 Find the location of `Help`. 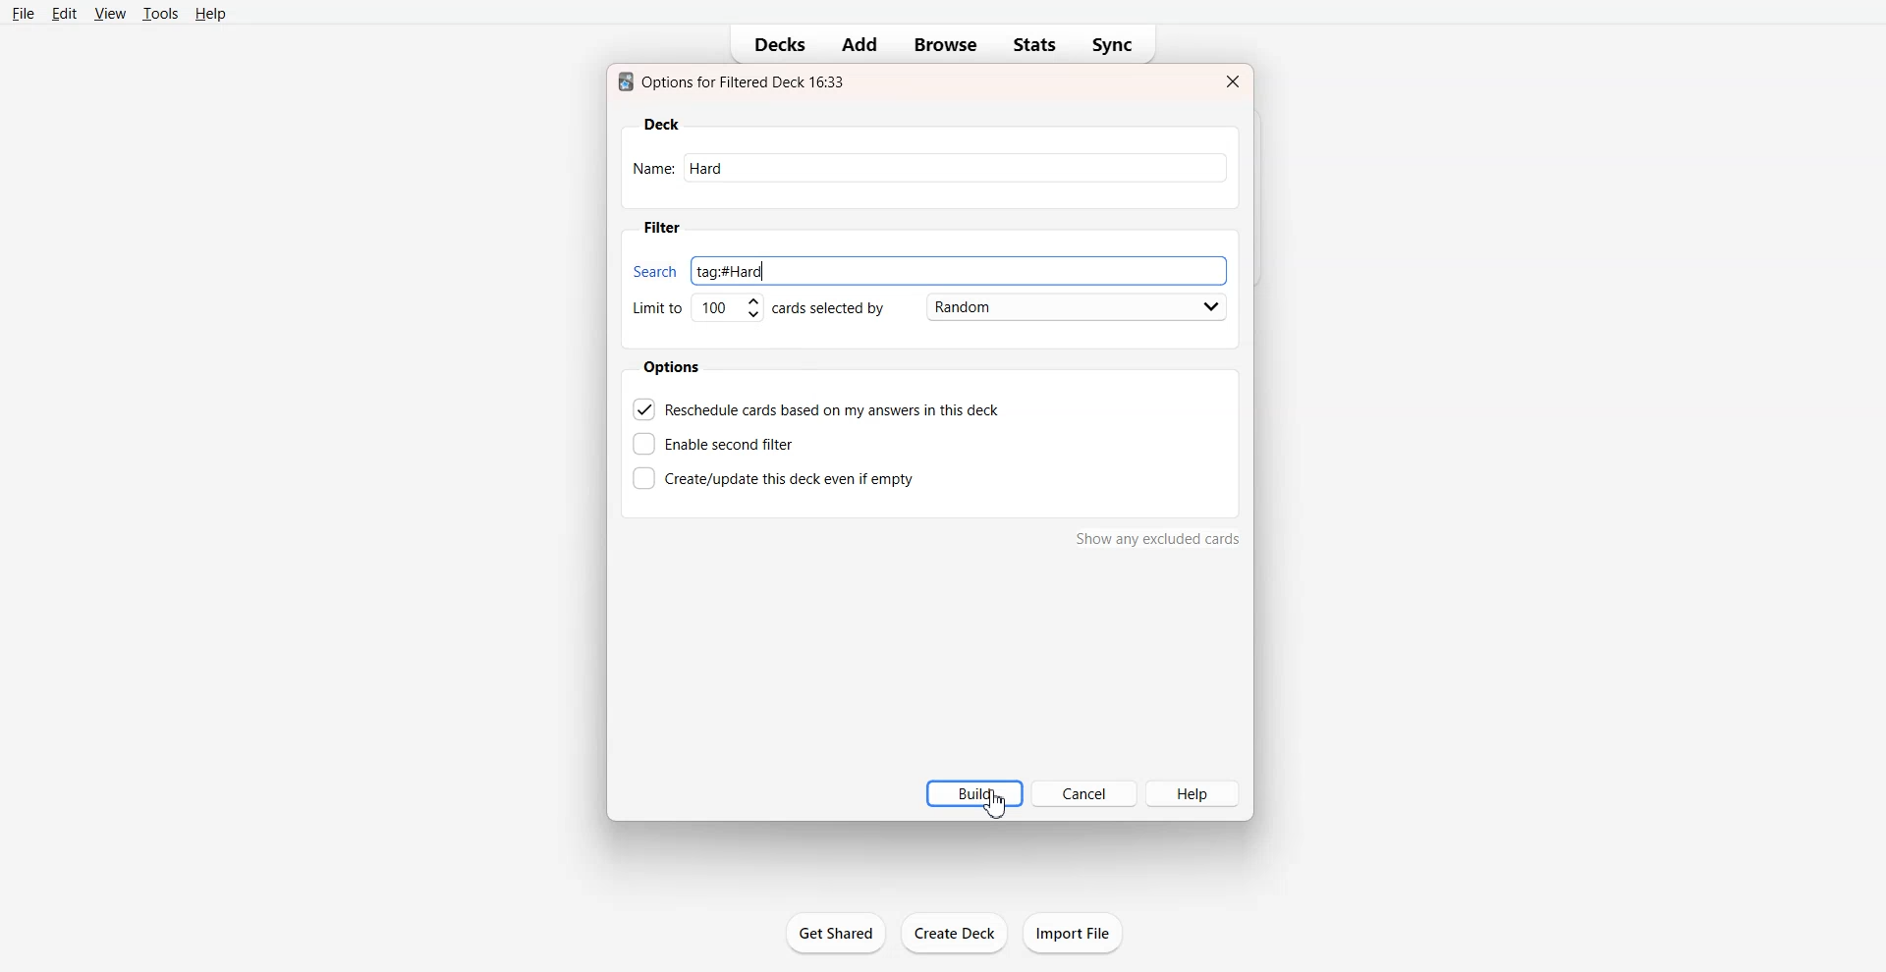

Help is located at coordinates (212, 14).